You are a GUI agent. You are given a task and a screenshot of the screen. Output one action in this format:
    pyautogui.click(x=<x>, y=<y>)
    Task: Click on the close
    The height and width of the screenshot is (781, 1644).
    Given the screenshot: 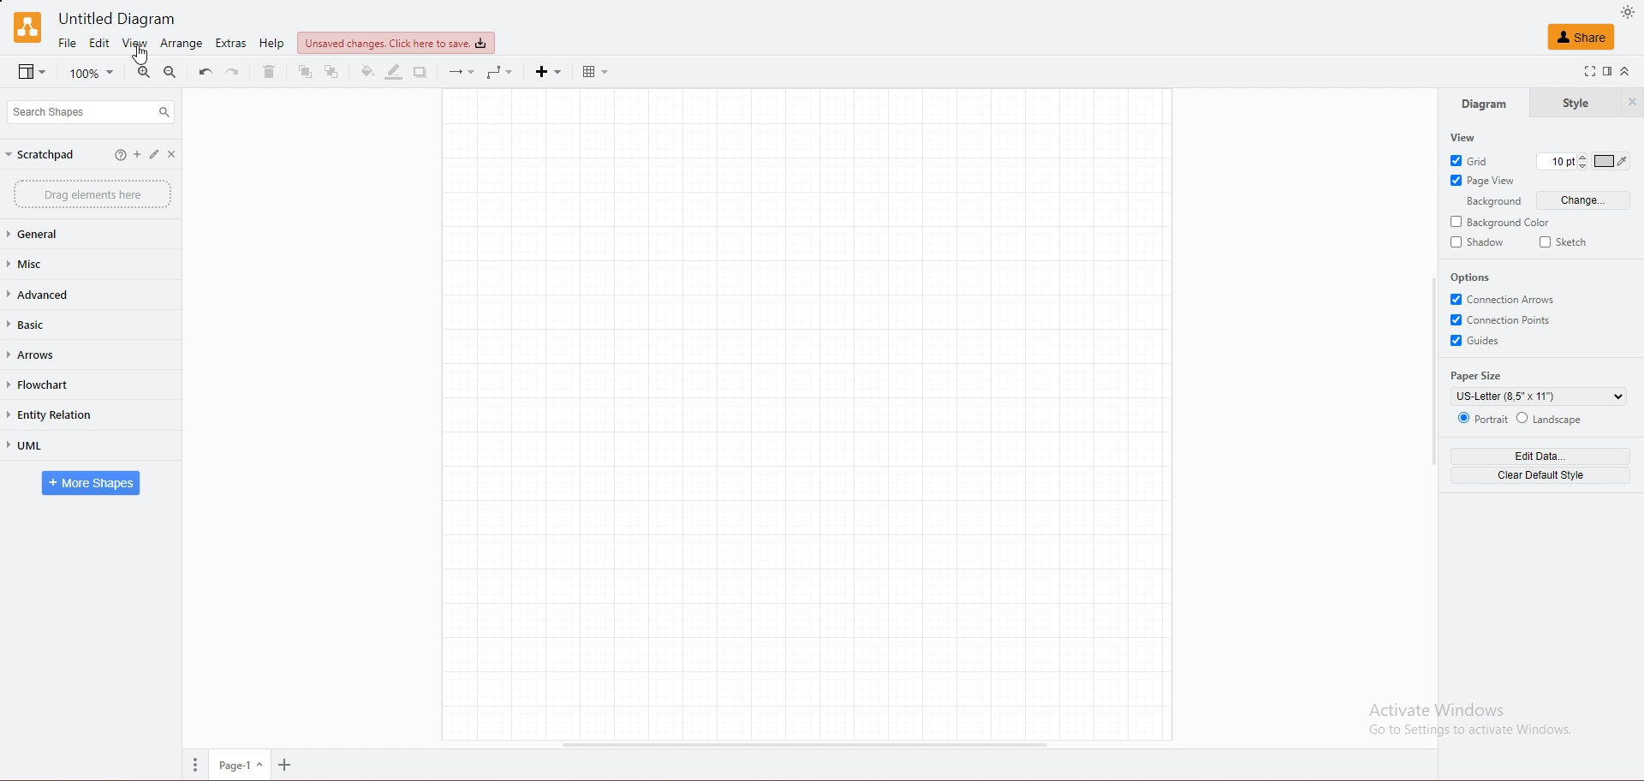 What is the action you would take?
    pyautogui.click(x=177, y=155)
    